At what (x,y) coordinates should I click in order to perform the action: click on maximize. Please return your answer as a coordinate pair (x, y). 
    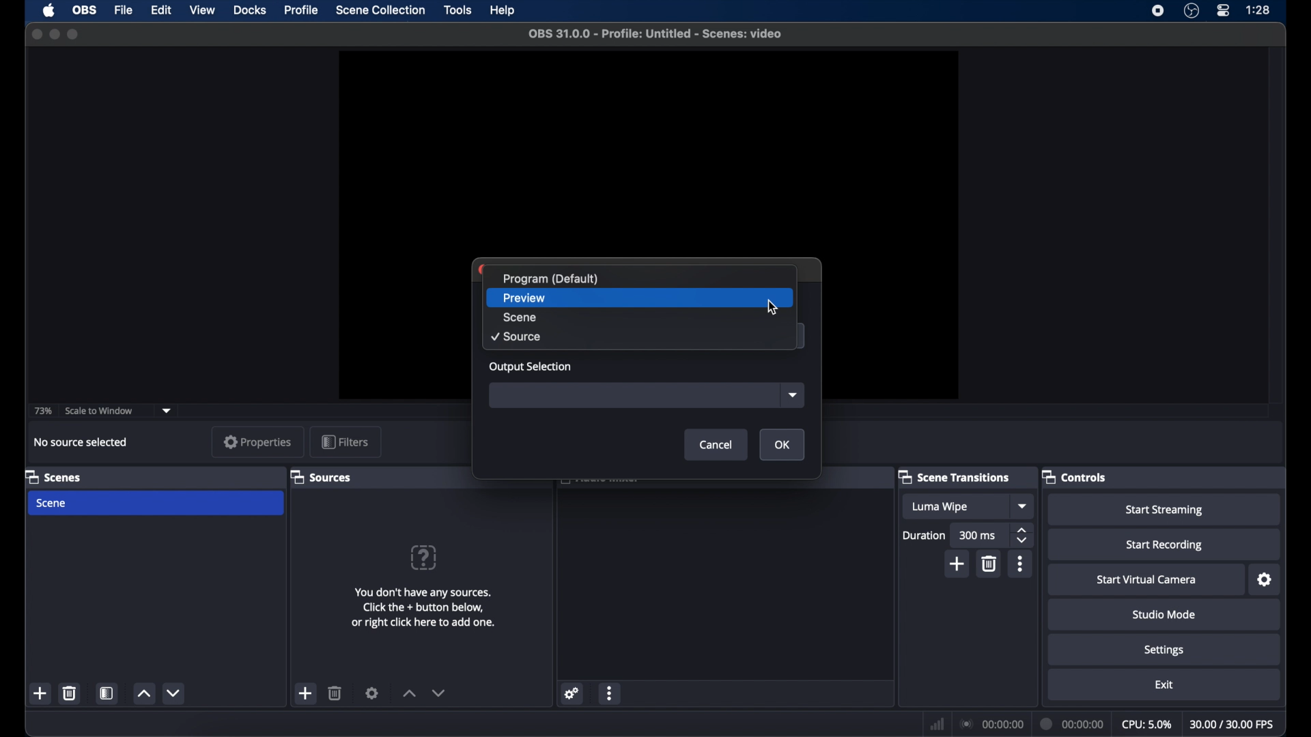
    Looking at the image, I should click on (75, 34).